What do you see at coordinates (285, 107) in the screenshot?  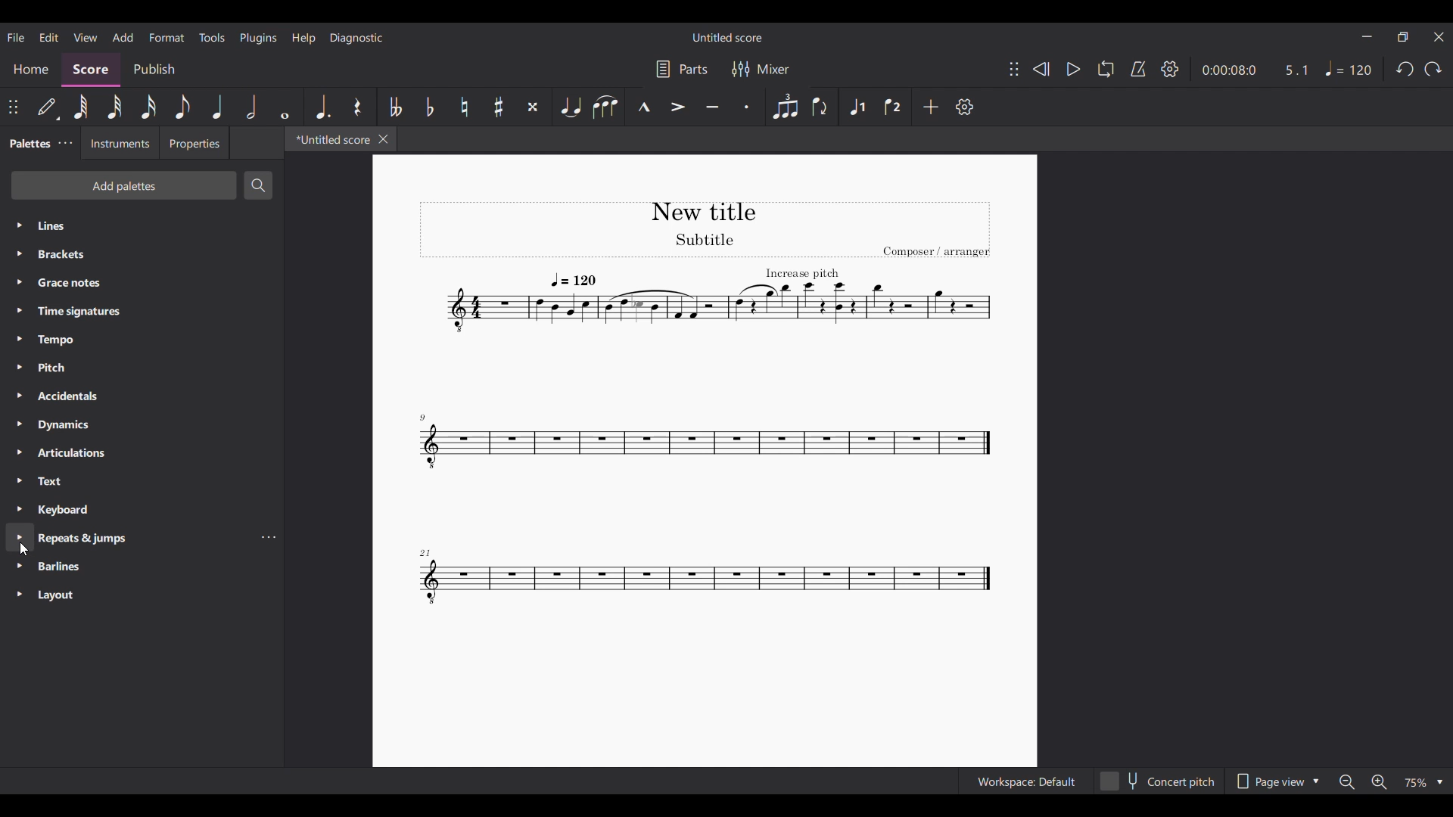 I see `Whole note` at bounding box center [285, 107].